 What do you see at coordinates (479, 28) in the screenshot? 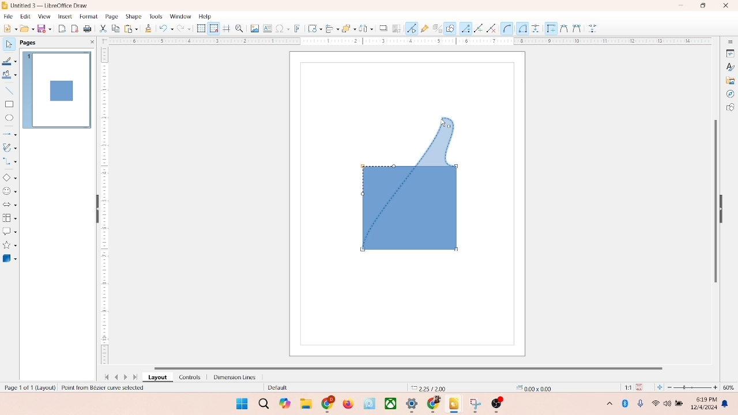
I see `Freeform line tool` at bounding box center [479, 28].